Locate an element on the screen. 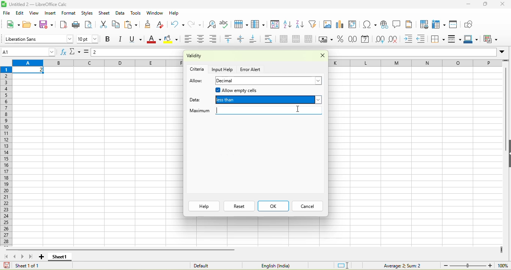 This screenshot has height=270, width=511. rows and column is located at coordinates (439, 24).